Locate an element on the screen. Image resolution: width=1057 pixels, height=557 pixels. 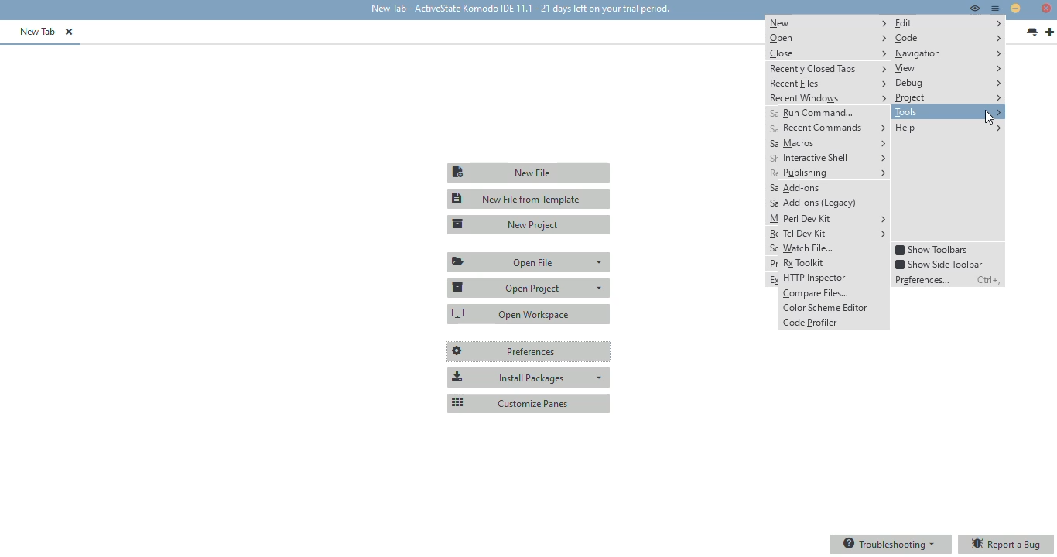
open is located at coordinates (827, 38).